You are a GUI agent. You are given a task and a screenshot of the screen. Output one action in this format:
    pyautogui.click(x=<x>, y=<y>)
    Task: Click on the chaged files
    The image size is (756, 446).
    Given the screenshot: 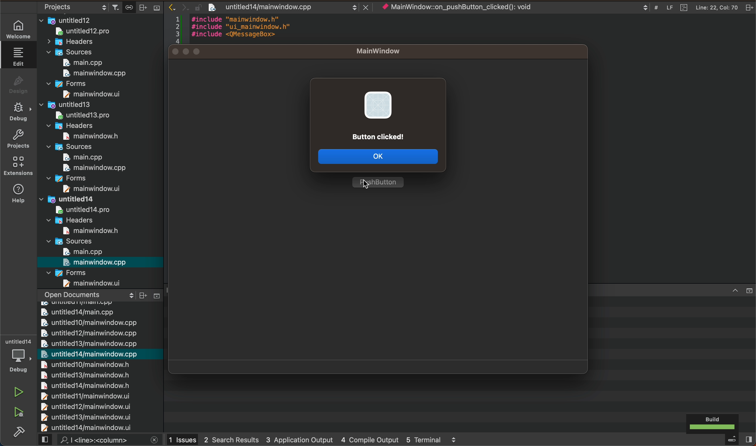 What is the action you would take?
    pyautogui.click(x=100, y=362)
    